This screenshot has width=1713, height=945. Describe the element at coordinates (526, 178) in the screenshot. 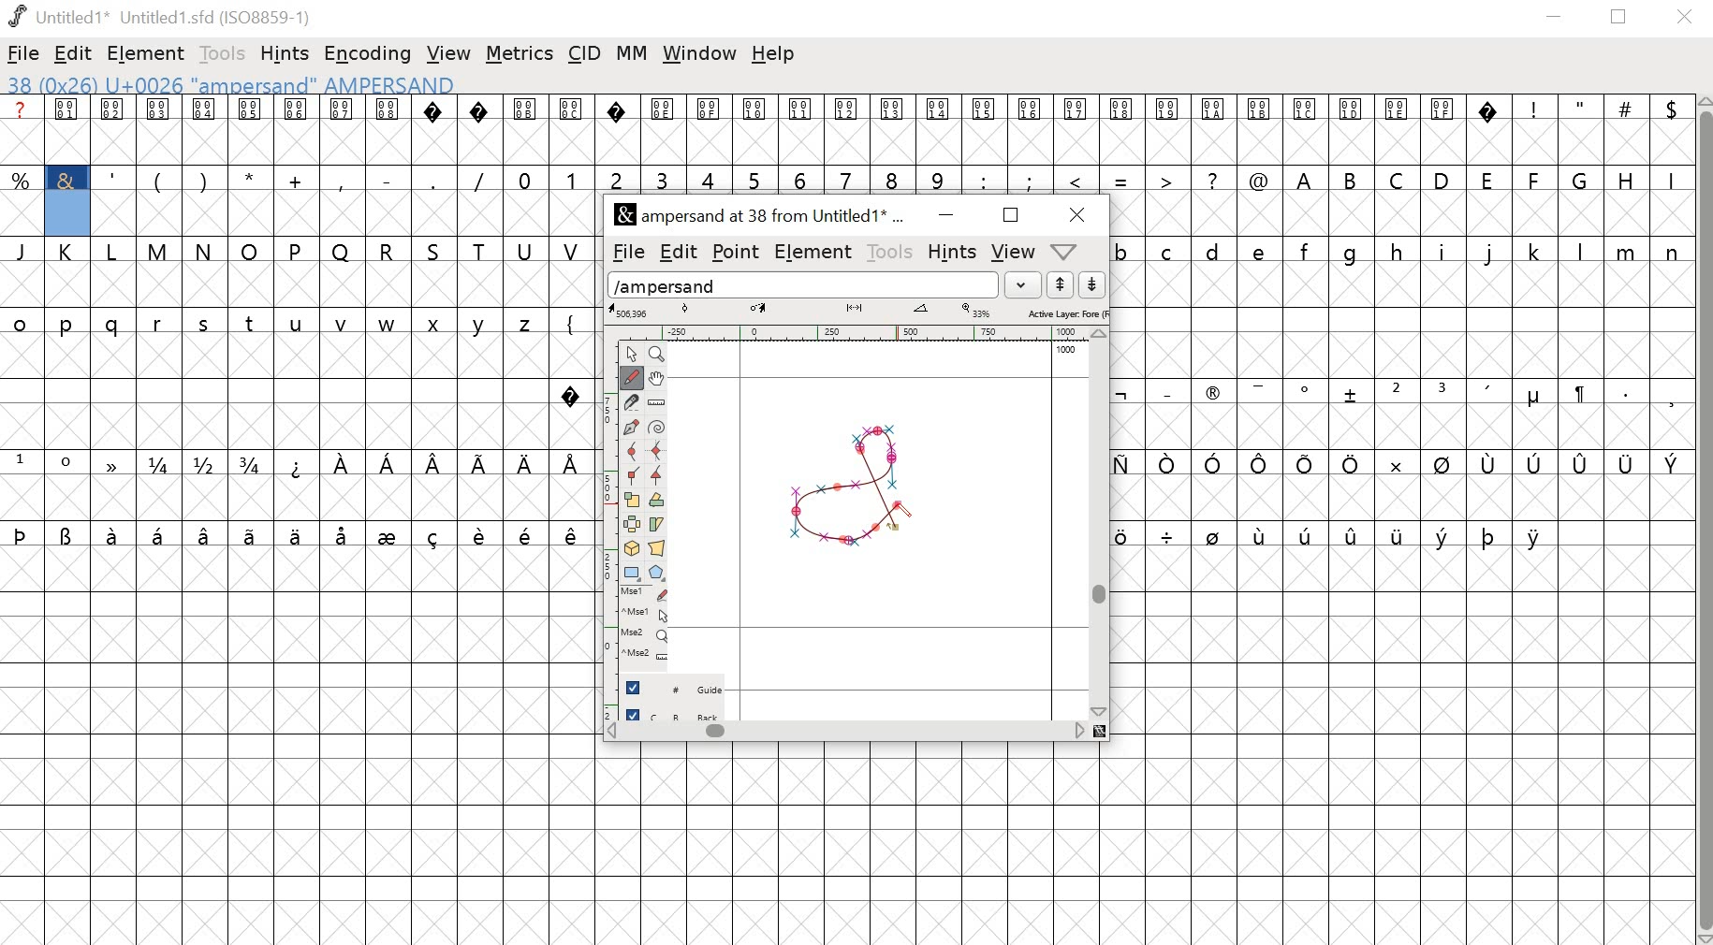

I see `0` at that location.